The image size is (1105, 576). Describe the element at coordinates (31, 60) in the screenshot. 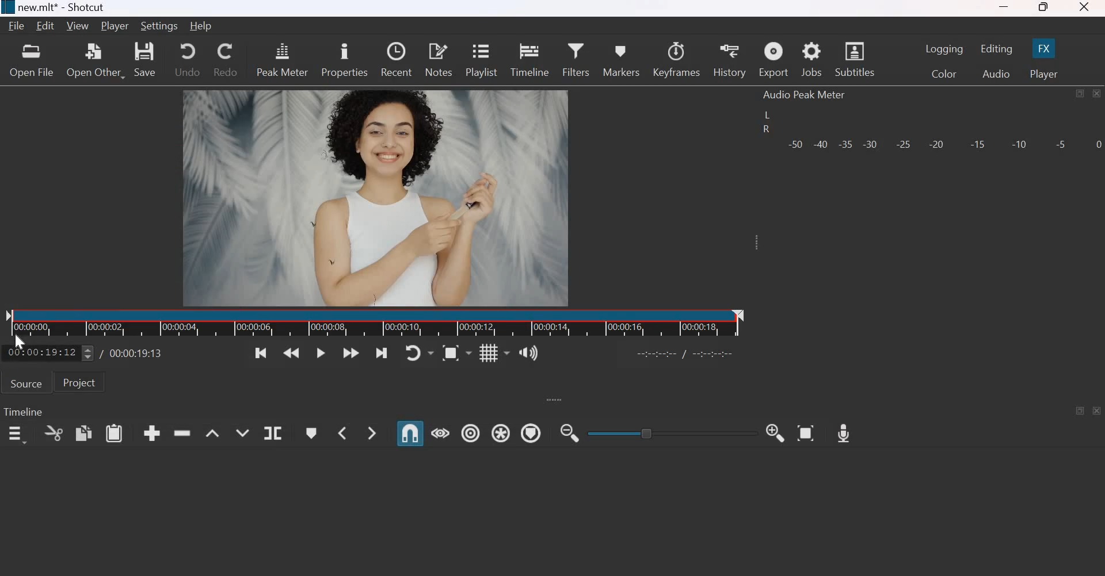

I see `open file` at that location.